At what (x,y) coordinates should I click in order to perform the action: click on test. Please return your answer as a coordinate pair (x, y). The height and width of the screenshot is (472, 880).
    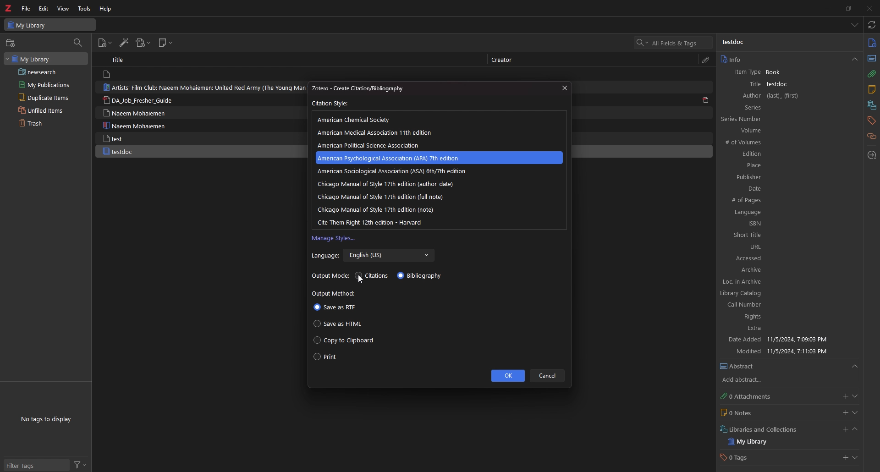
    Looking at the image, I should click on (114, 138).